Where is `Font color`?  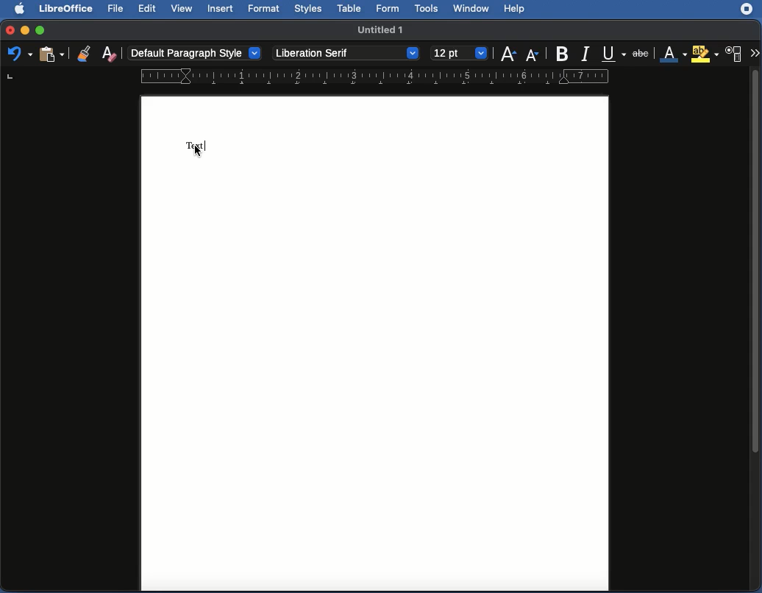 Font color is located at coordinates (673, 54).